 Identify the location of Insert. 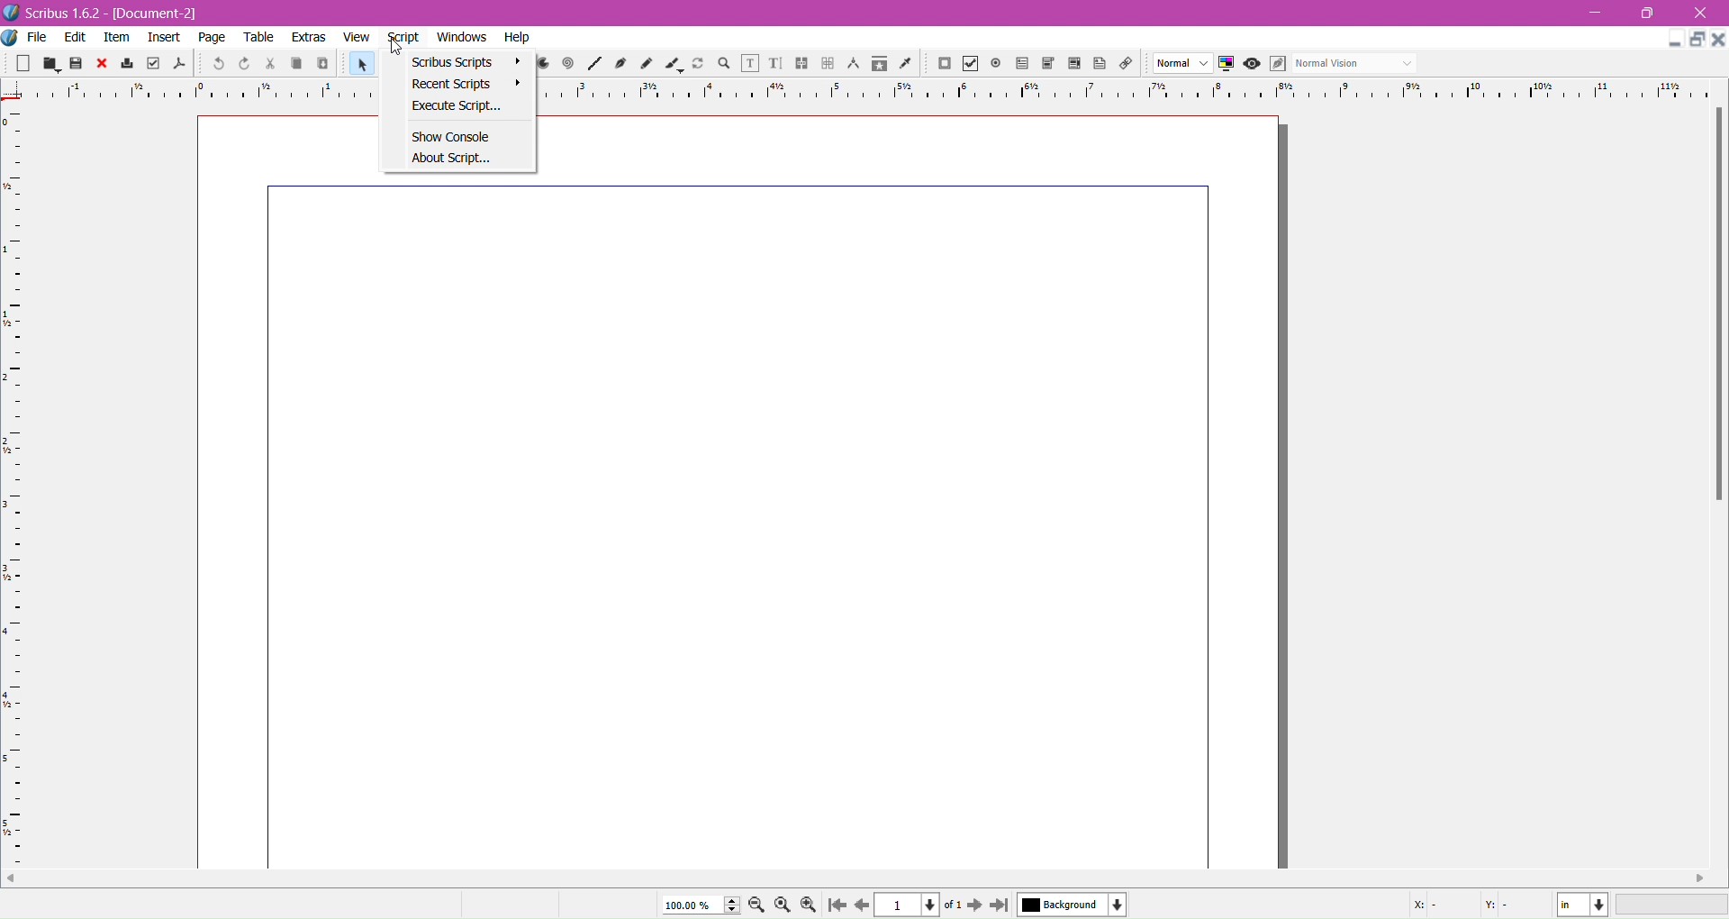
(163, 38).